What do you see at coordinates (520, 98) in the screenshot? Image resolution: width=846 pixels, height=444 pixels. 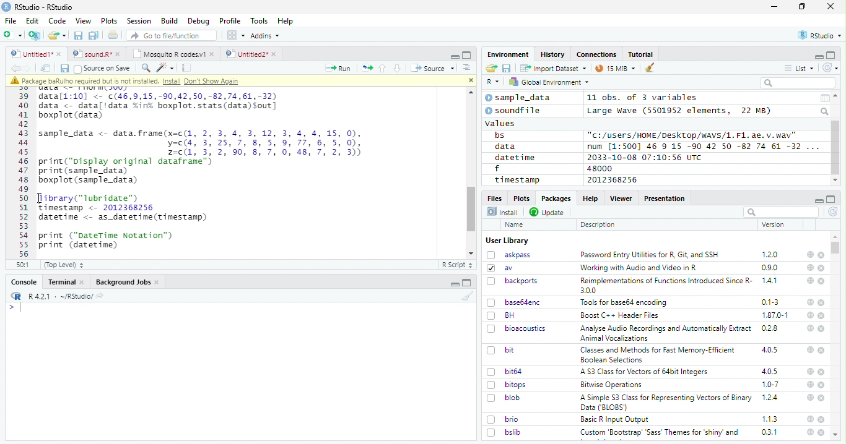 I see `sample_data` at bounding box center [520, 98].